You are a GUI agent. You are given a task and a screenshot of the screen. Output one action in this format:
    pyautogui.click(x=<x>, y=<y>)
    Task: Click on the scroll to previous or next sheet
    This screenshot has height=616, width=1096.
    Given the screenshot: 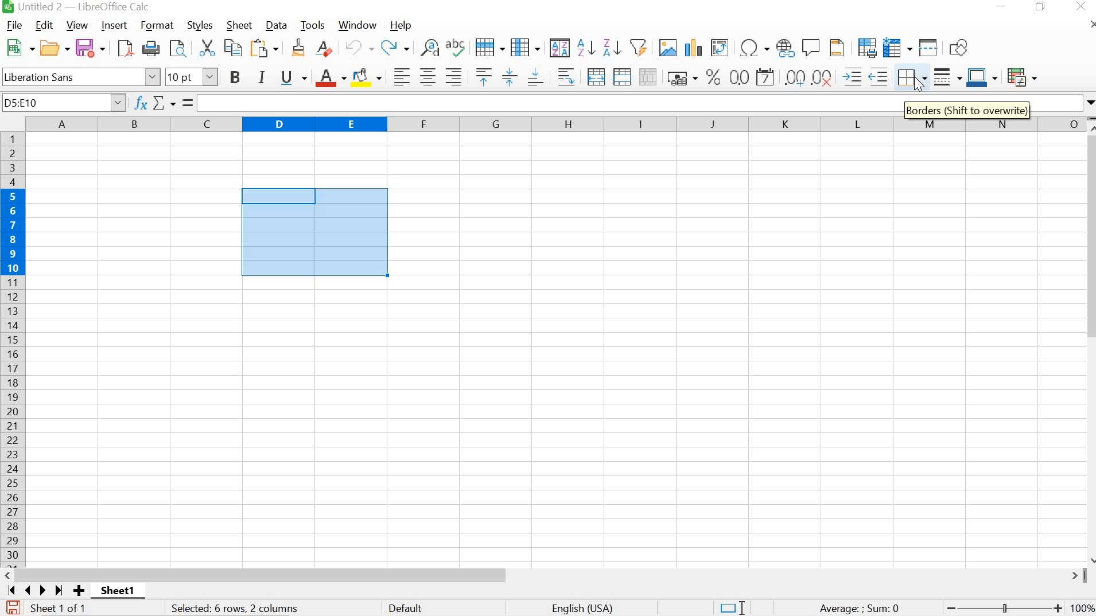 What is the action you would take?
    pyautogui.click(x=34, y=590)
    